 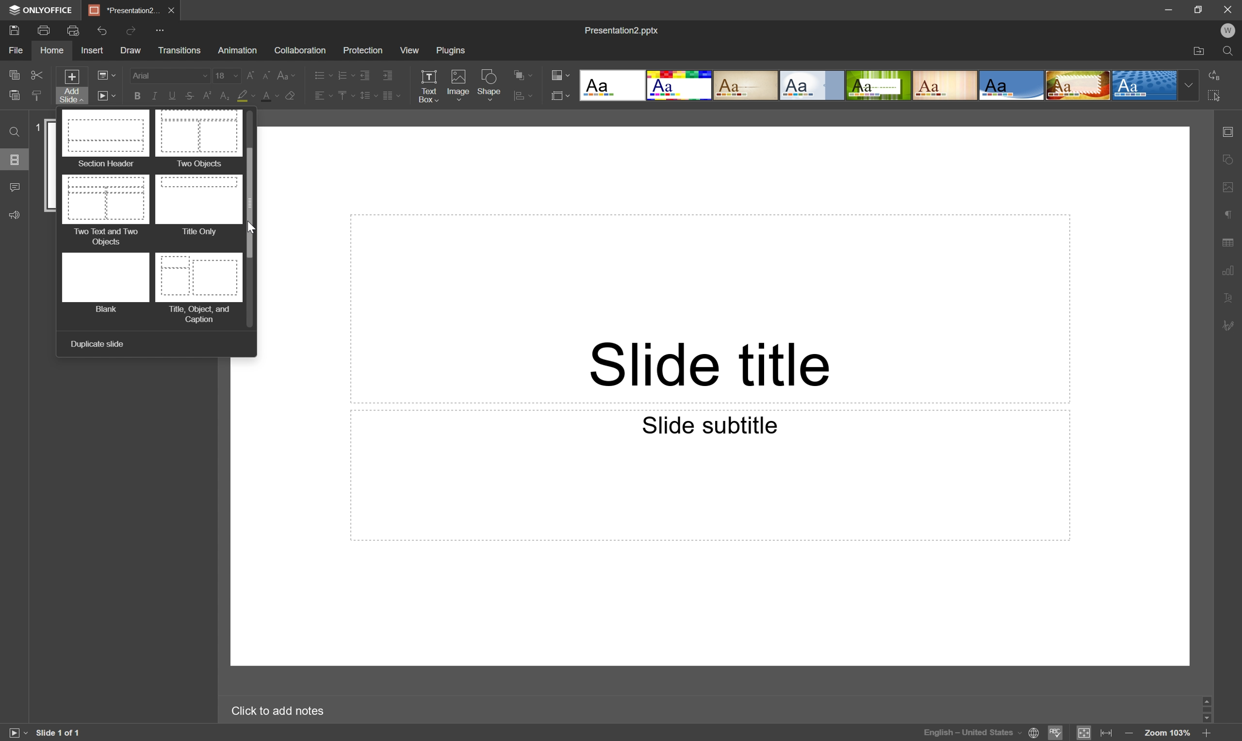 I want to click on Slide subtitle, so click(x=711, y=425).